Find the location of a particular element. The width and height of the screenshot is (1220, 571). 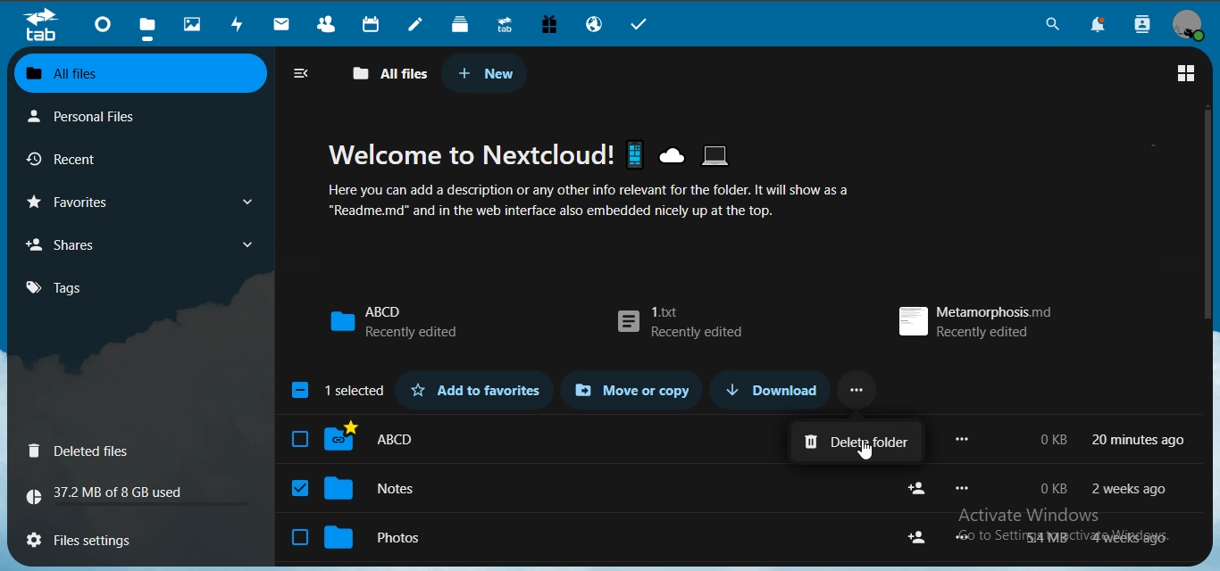

notes is located at coordinates (366, 490).